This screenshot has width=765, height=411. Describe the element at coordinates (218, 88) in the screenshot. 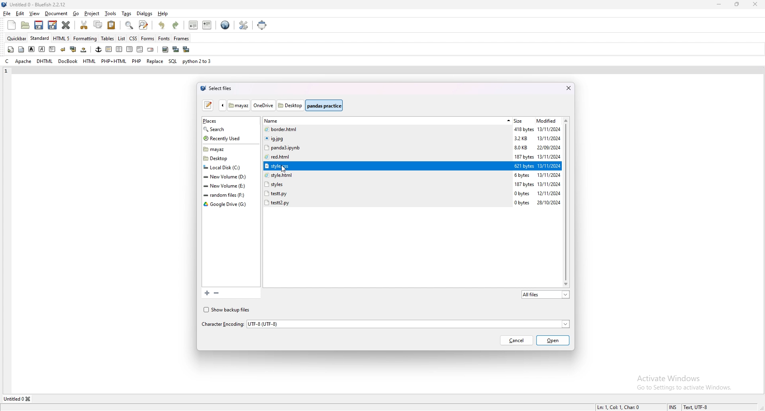

I see `select files` at that location.